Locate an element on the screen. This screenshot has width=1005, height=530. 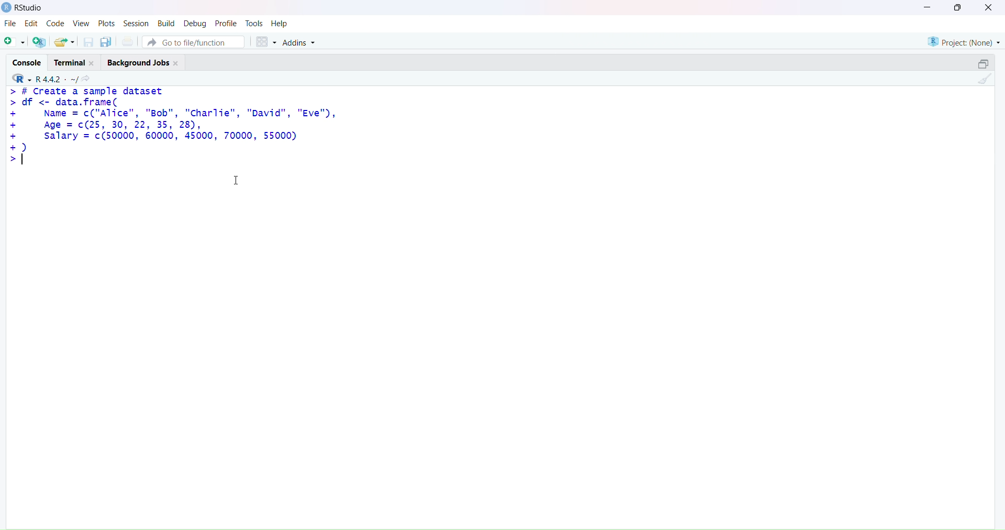
build is located at coordinates (167, 24).